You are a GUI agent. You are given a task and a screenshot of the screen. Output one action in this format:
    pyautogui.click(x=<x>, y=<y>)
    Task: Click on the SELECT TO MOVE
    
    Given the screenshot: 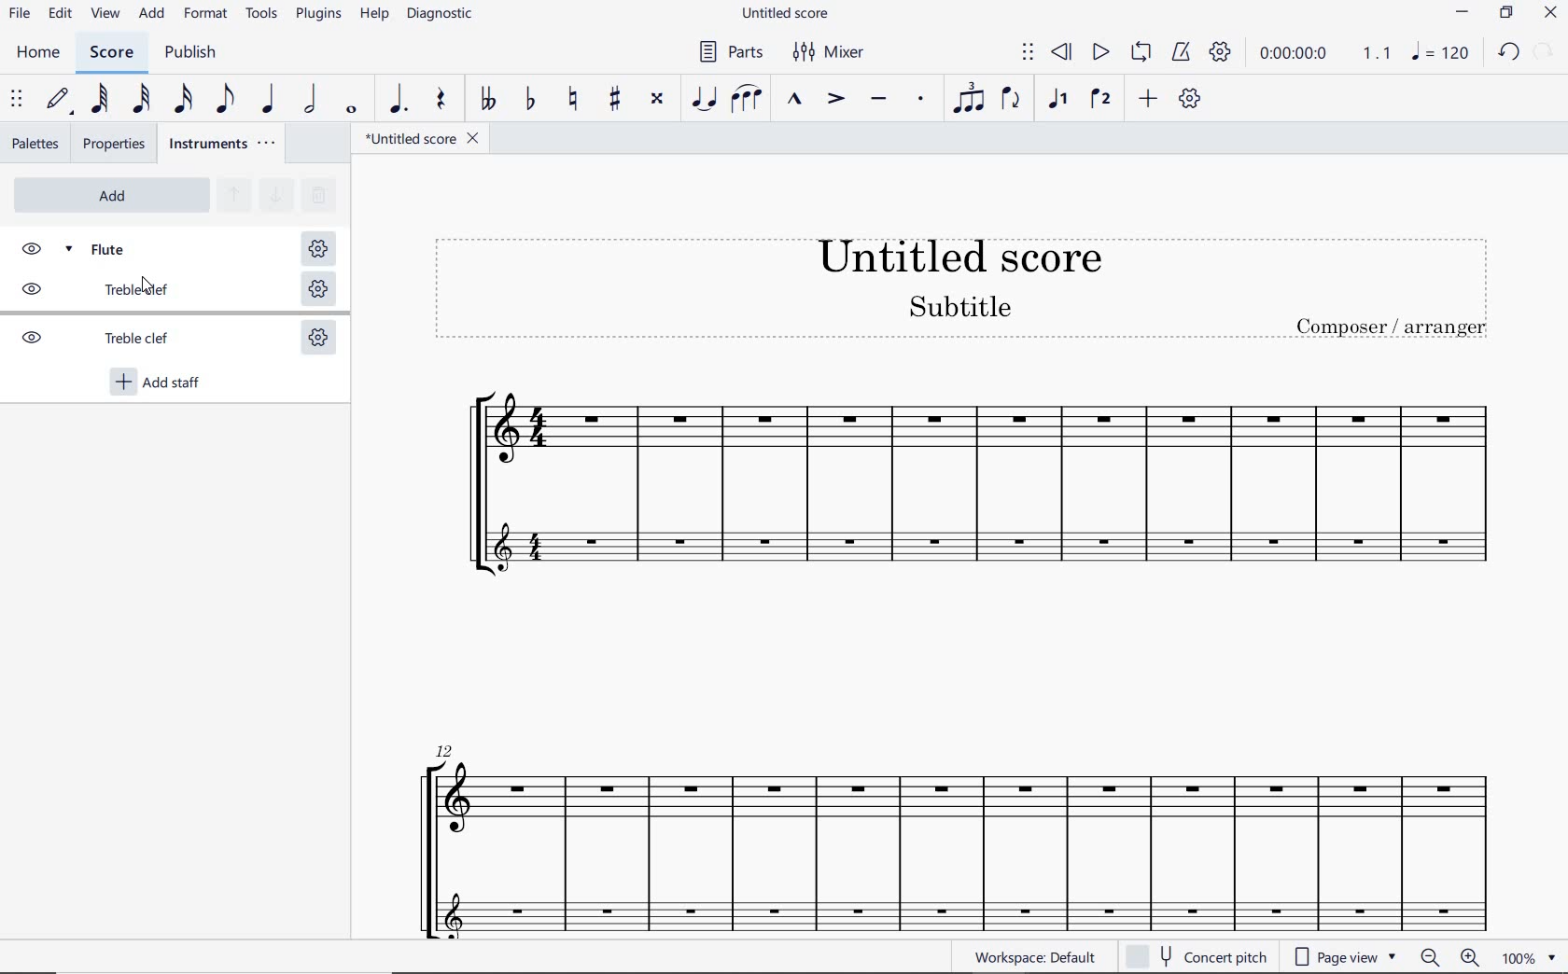 What is the action you would take?
    pyautogui.click(x=1027, y=52)
    